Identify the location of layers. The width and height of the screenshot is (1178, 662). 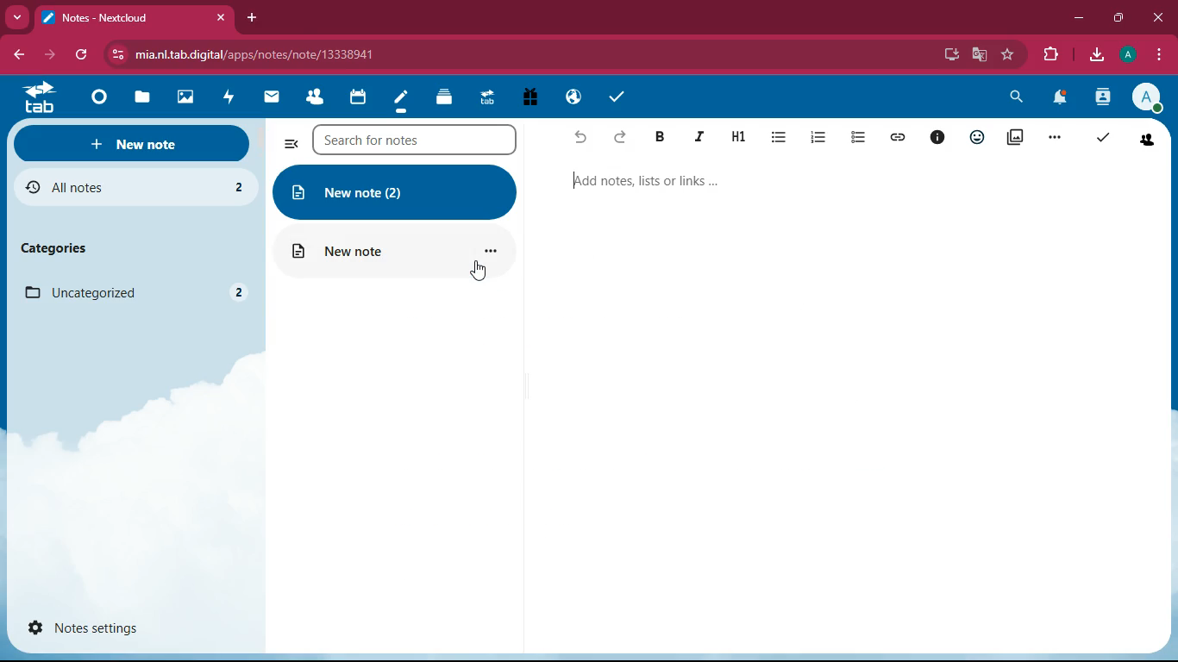
(446, 98).